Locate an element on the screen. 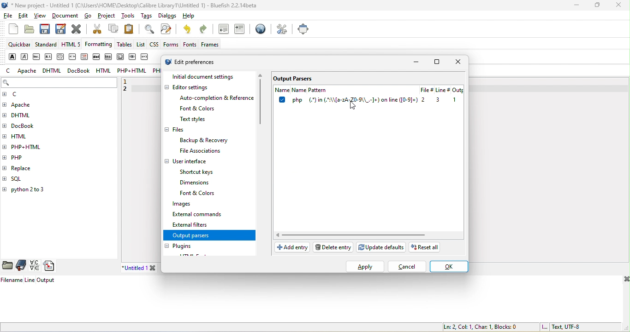 This screenshot has width=630, height=332. bookmarks is located at coordinates (22, 265).